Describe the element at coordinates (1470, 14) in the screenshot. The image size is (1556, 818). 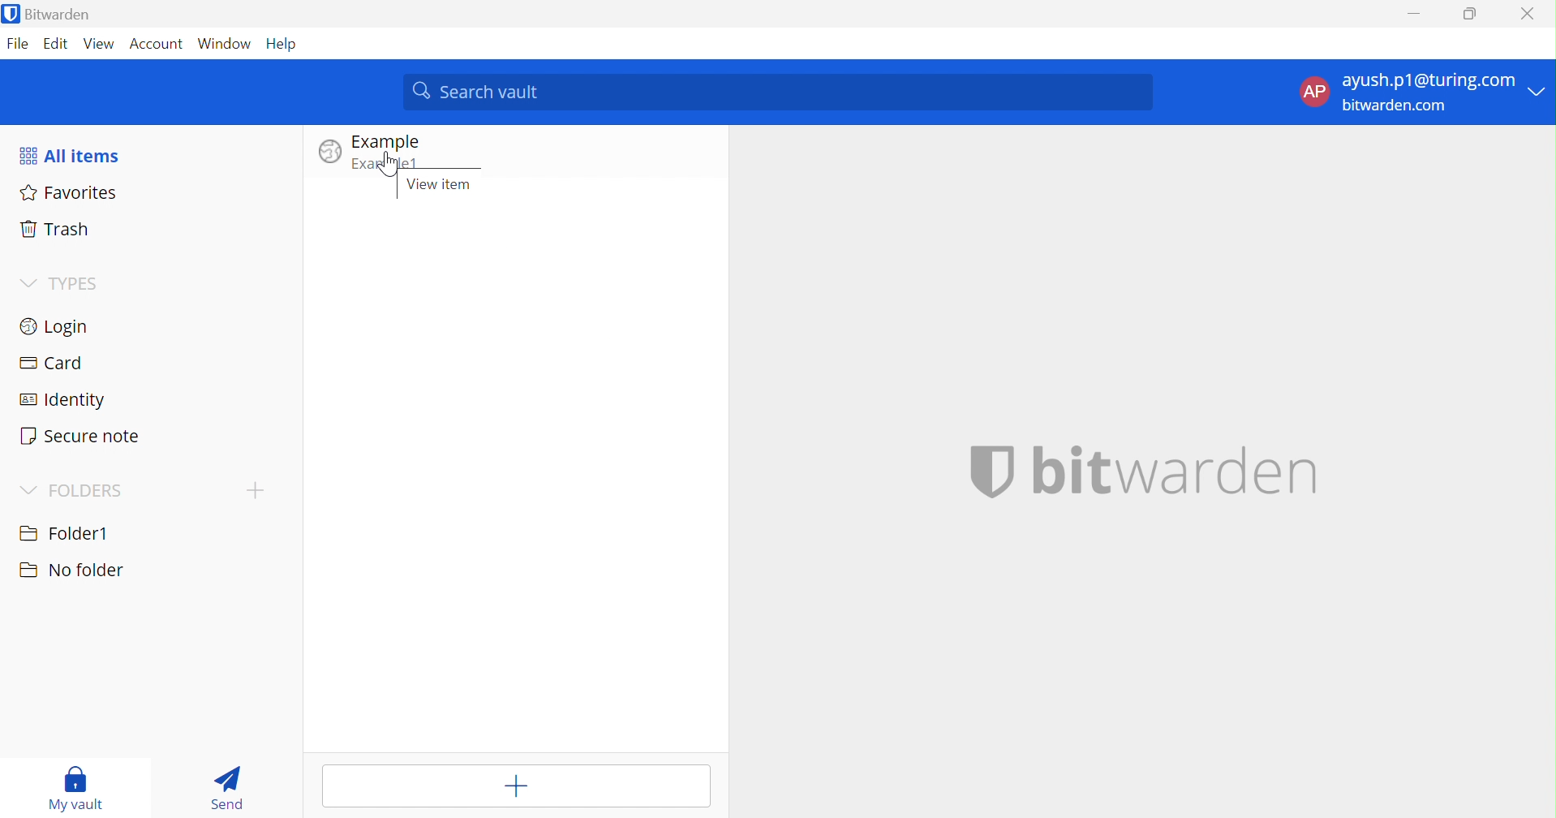
I see `Restore Down` at that location.